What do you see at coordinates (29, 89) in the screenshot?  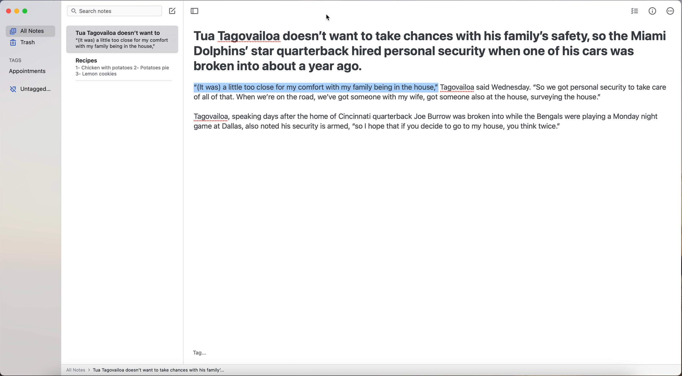 I see `untagged...` at bounding box center [29, 89].